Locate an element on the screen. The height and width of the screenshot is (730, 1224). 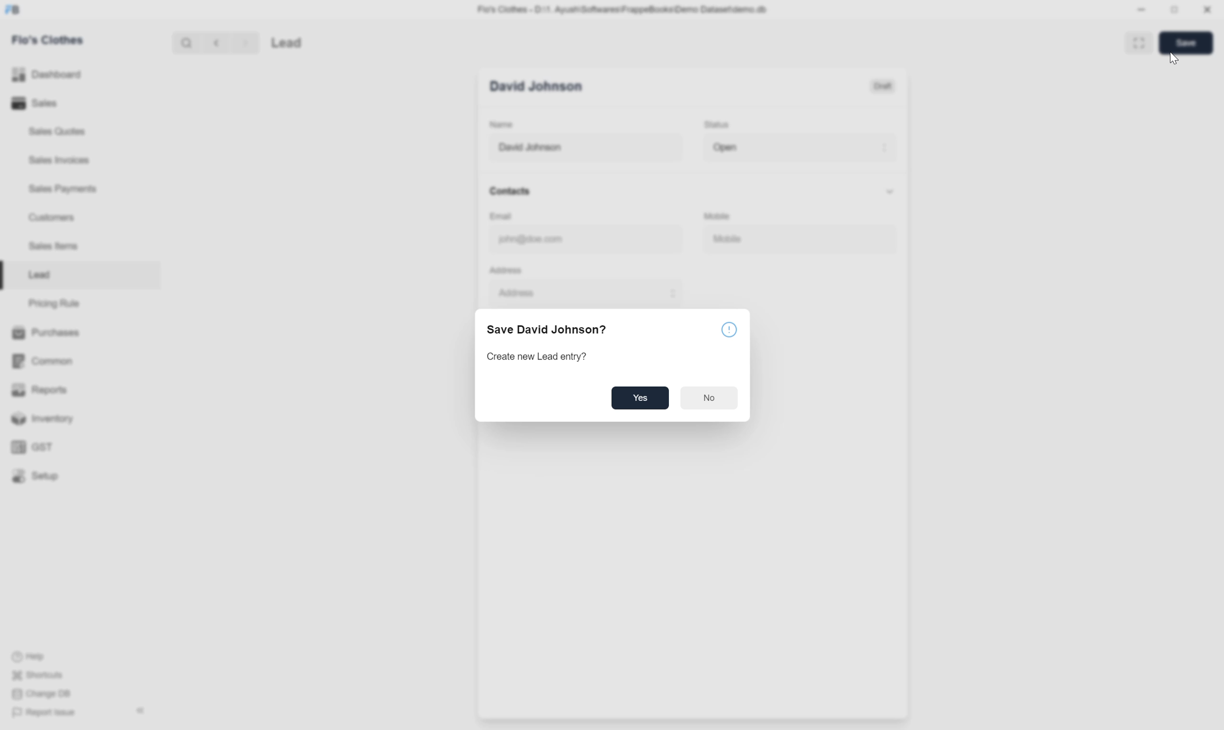
Customers is located at coordinates (57, 218).